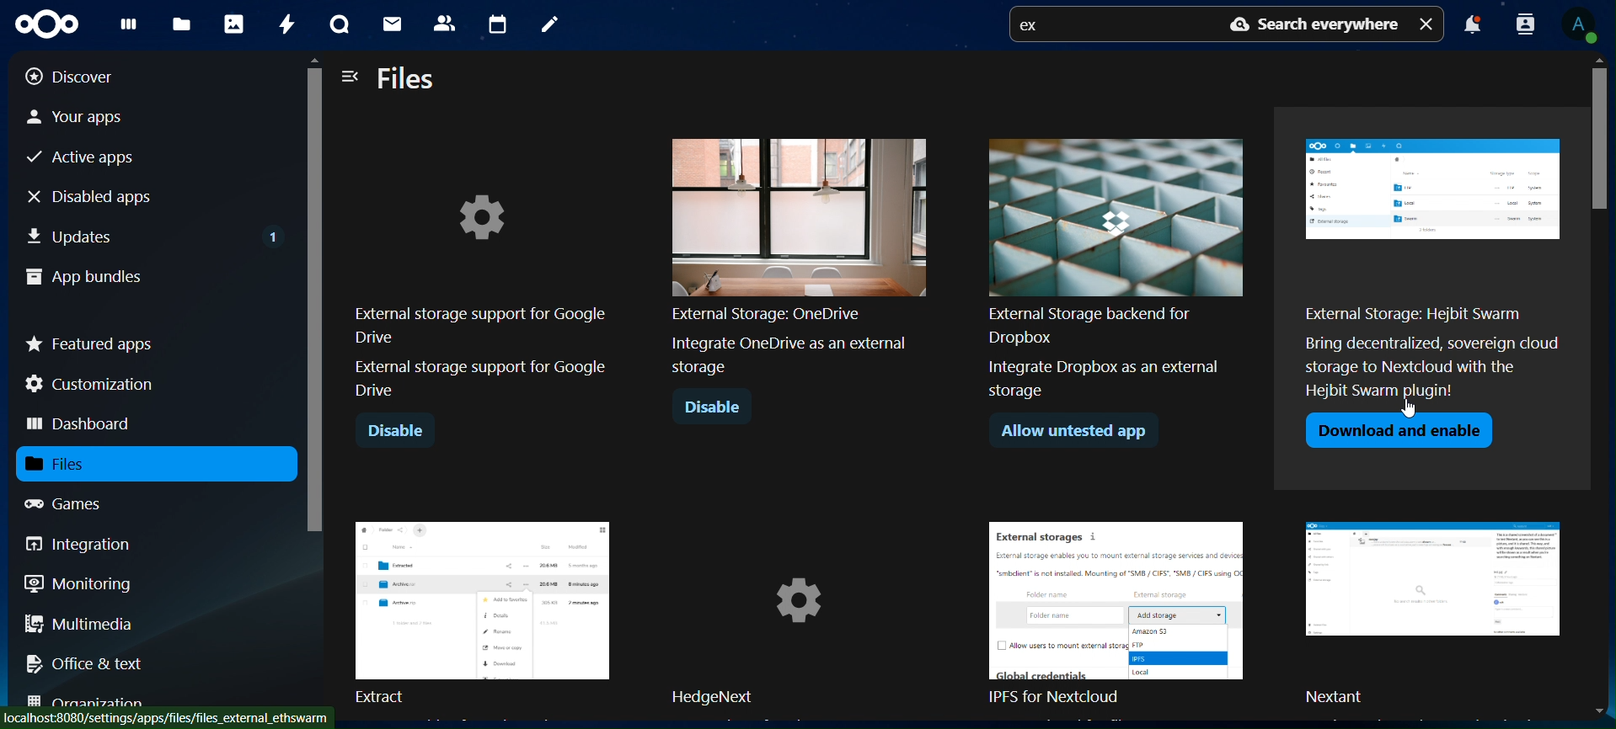  What do you see at coordinates (1116, 271) in the screenshot?
I see `external storage Hejbit Swarm Bring decentralized sovereign cloud storage to nextcloud with the Hejbit Swarm plugin` at bounding box center [1116, 271].